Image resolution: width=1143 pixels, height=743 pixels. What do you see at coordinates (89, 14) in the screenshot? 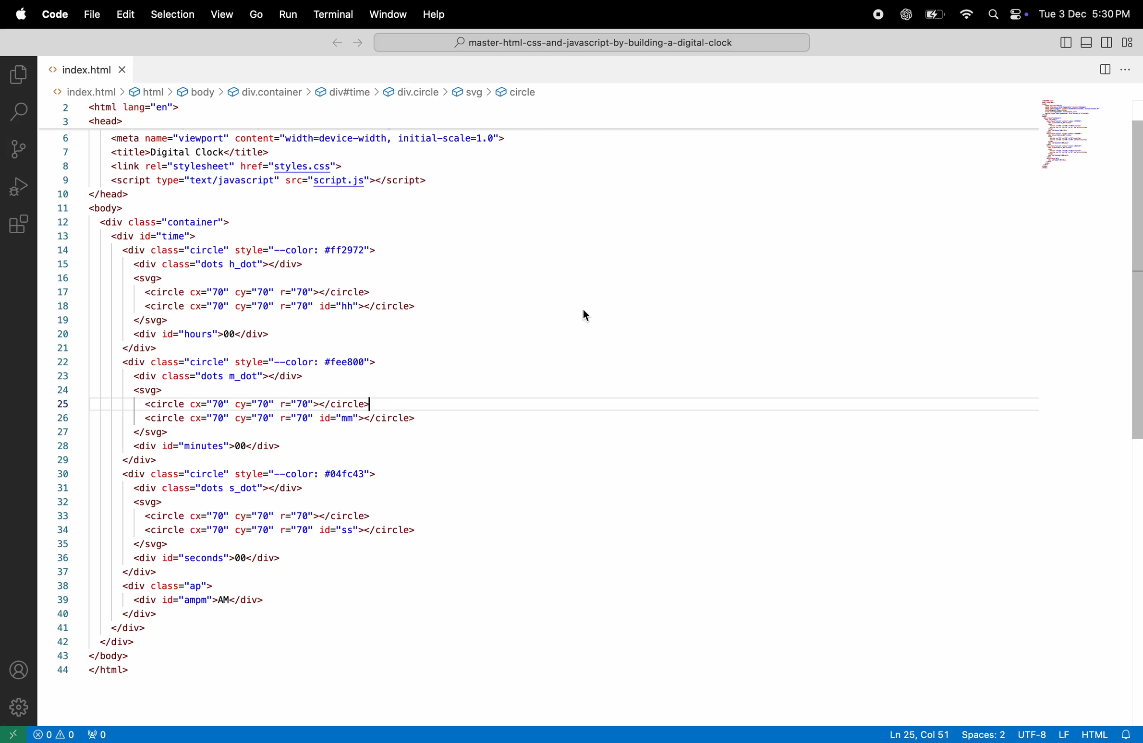
I see `file` at bounding box center [89, 14].